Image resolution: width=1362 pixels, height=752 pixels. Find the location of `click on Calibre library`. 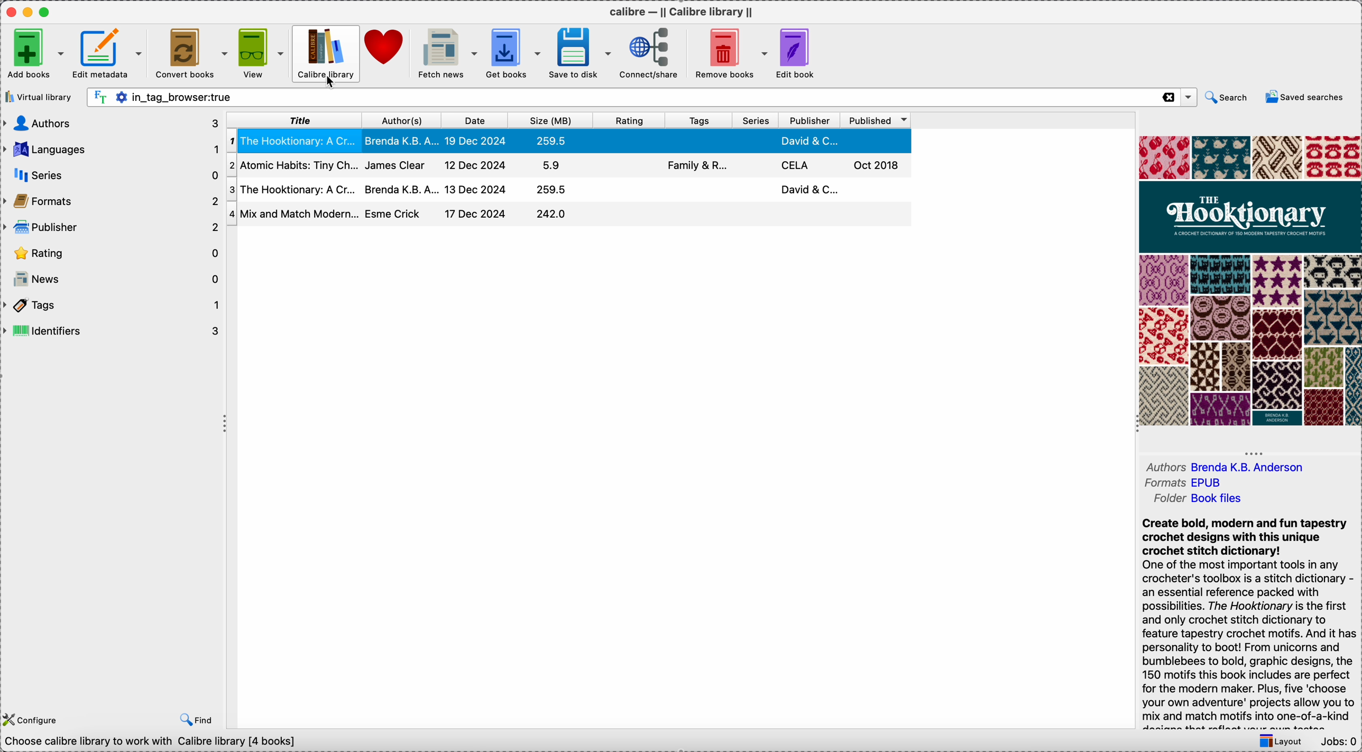

click on Calibre library is located at coordinates (324, 53).